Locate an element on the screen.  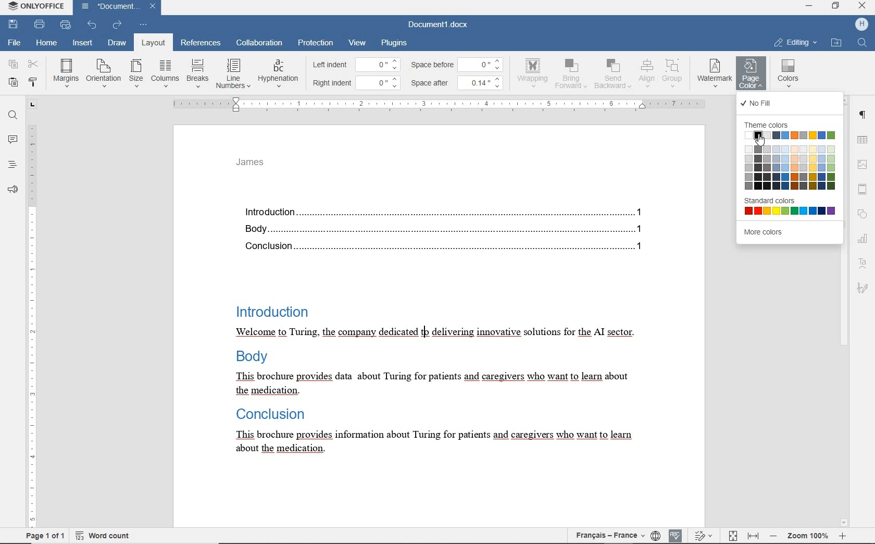
header & footer is located at coordinates (863, 190).